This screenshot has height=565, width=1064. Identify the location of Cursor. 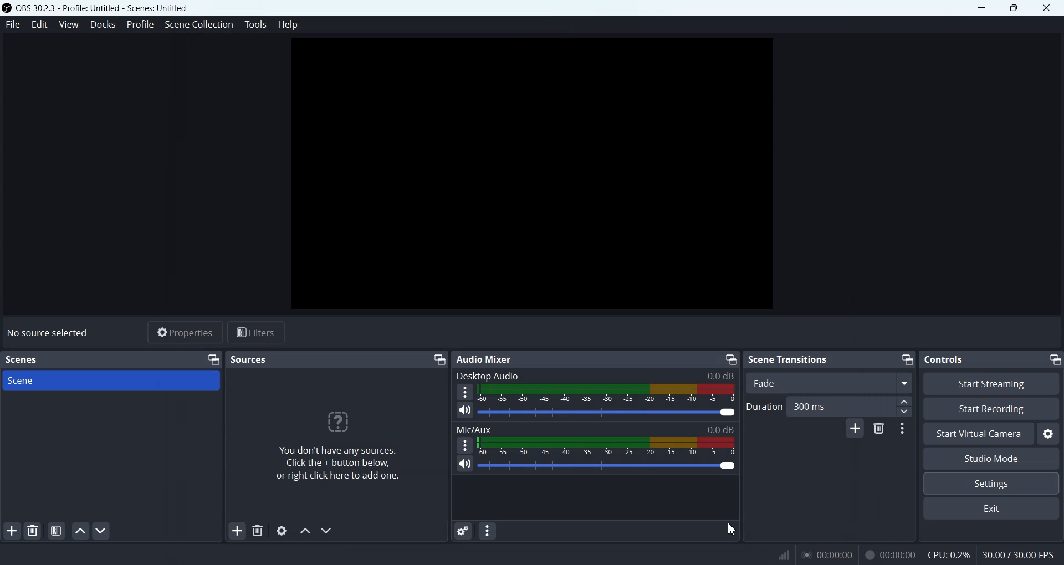
(981, 485).